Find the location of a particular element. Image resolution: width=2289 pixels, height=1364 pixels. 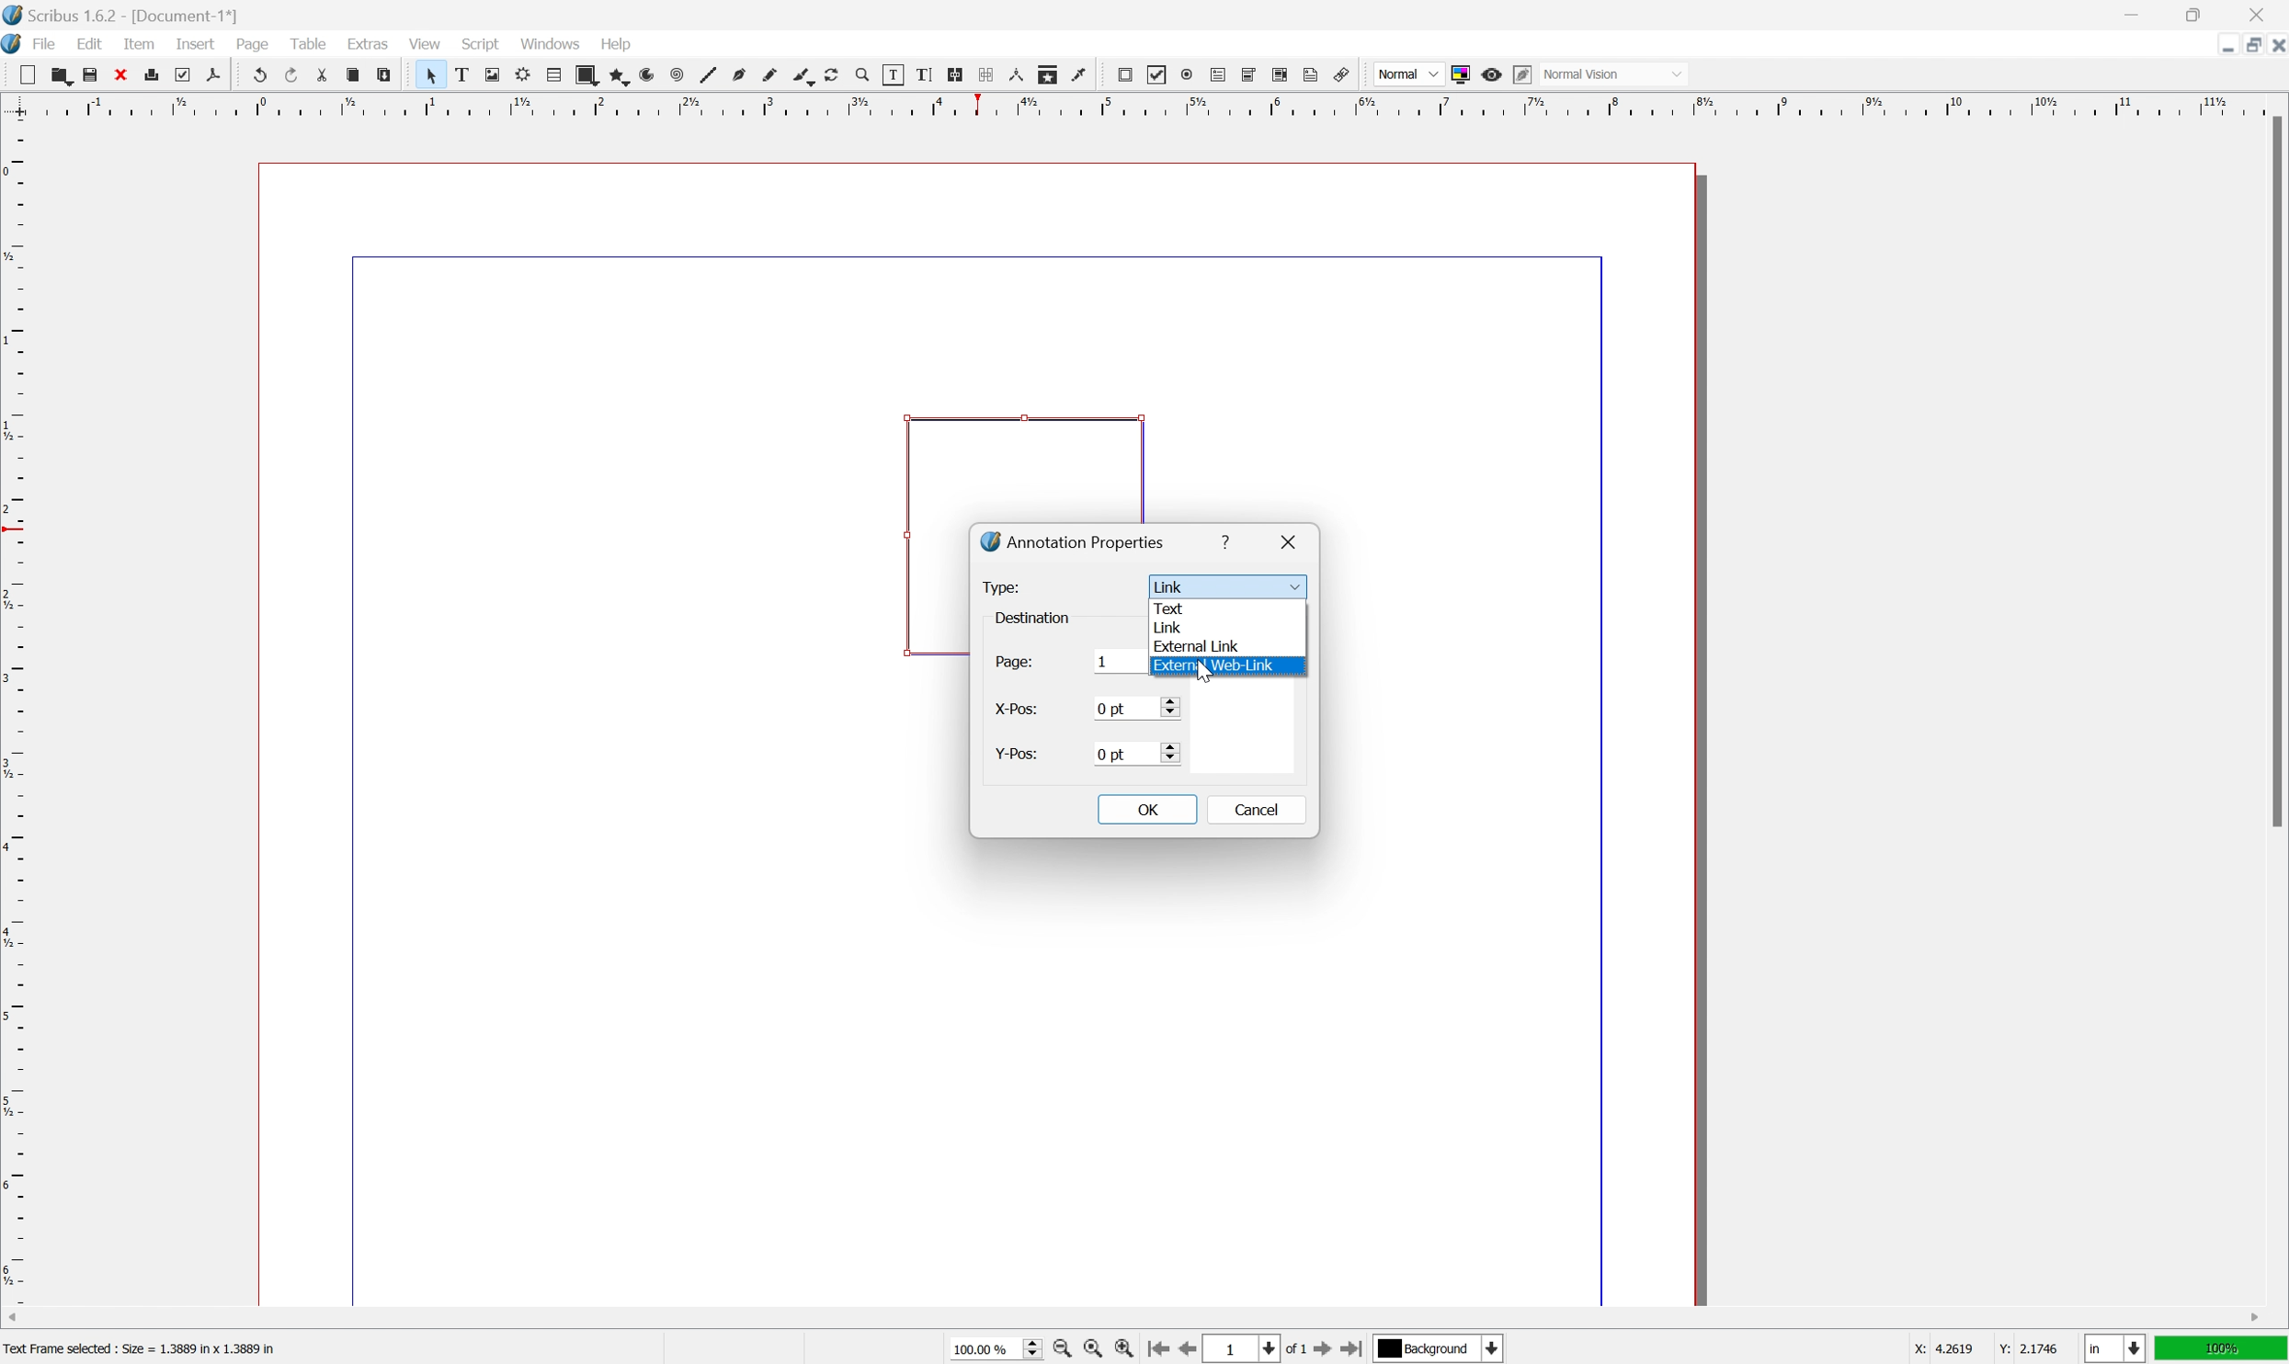

select current unit is located at coordinates (2114, 1348).